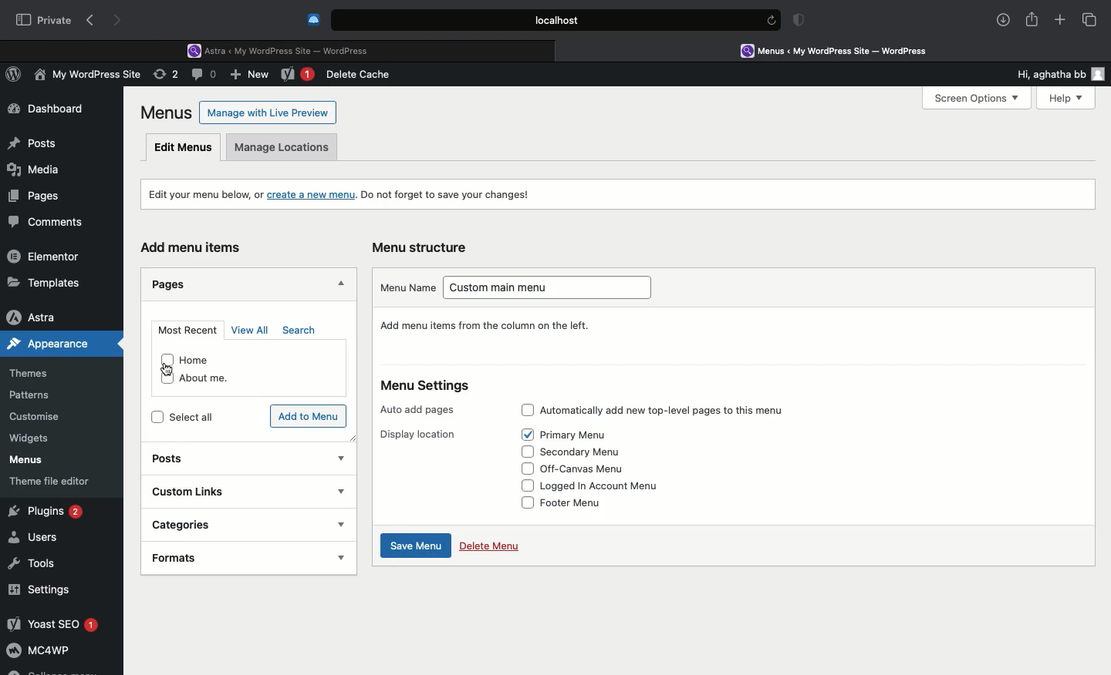  I want to click on Delete cache, so click(361, 75).